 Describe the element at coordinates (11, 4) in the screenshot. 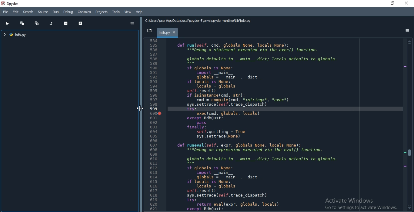

I see `spyder` at that location.